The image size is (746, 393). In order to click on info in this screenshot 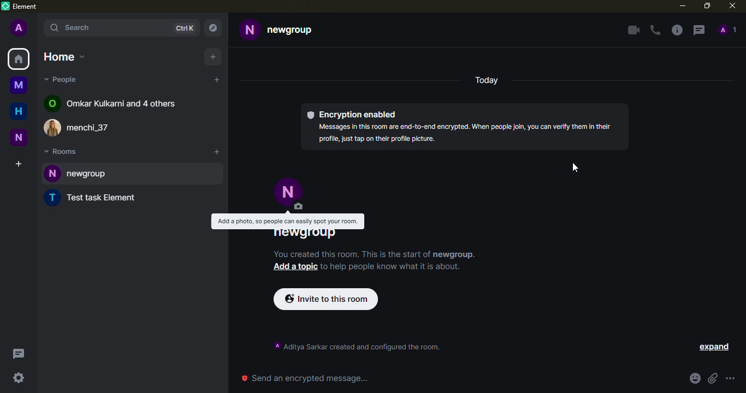, I will do `click(677, 30)`.